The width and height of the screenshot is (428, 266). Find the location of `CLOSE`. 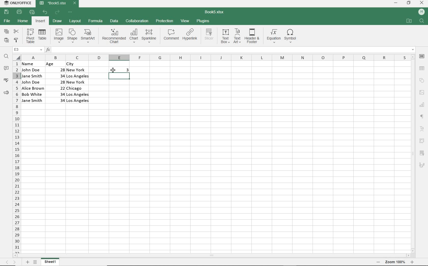

CLOSE is located at coordinates (422, 3).